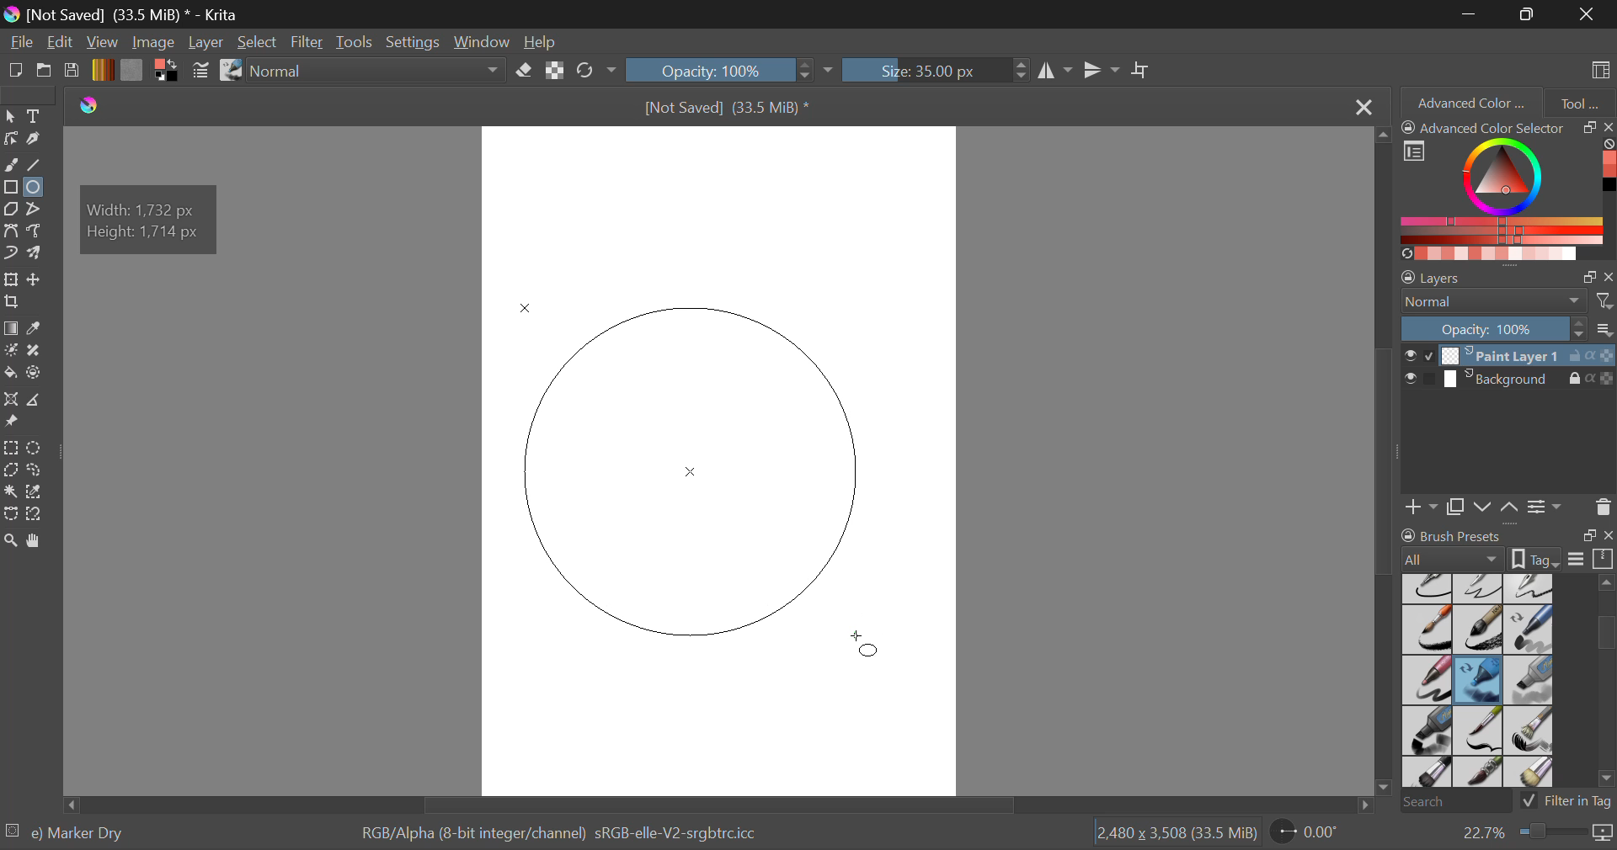 Image resolution: width=1617 pixels, height=850 pixels. What do you see at coordinates (88, 106) in the screenshot?
I see `Krita Logo` at bounding box center [88, 106].